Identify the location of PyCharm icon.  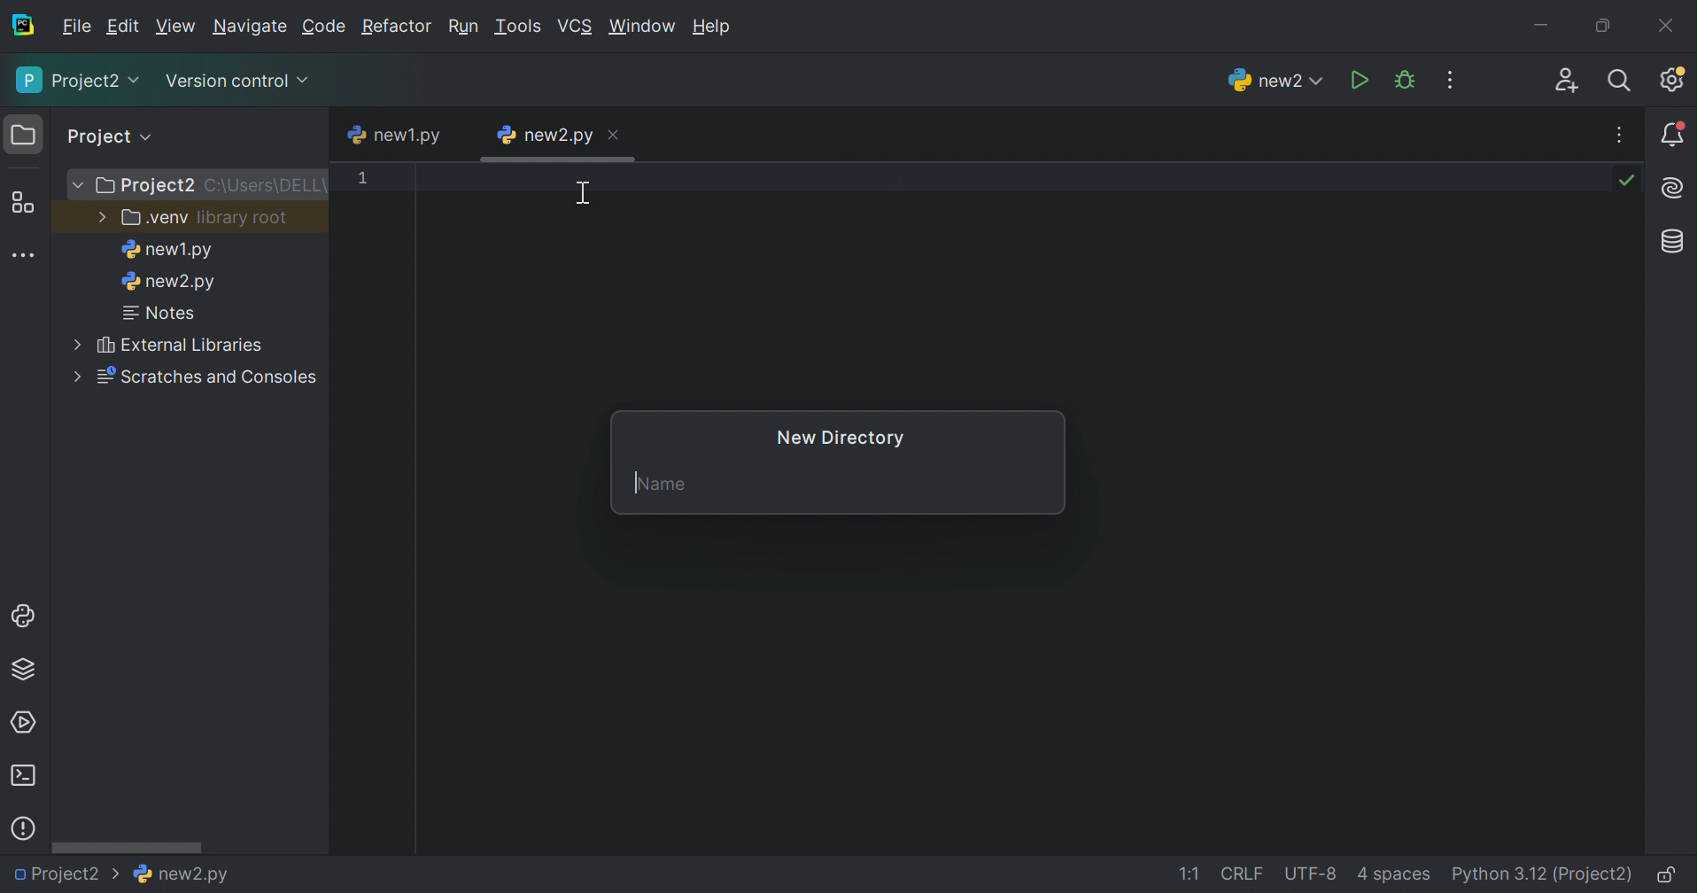
(22, 25).